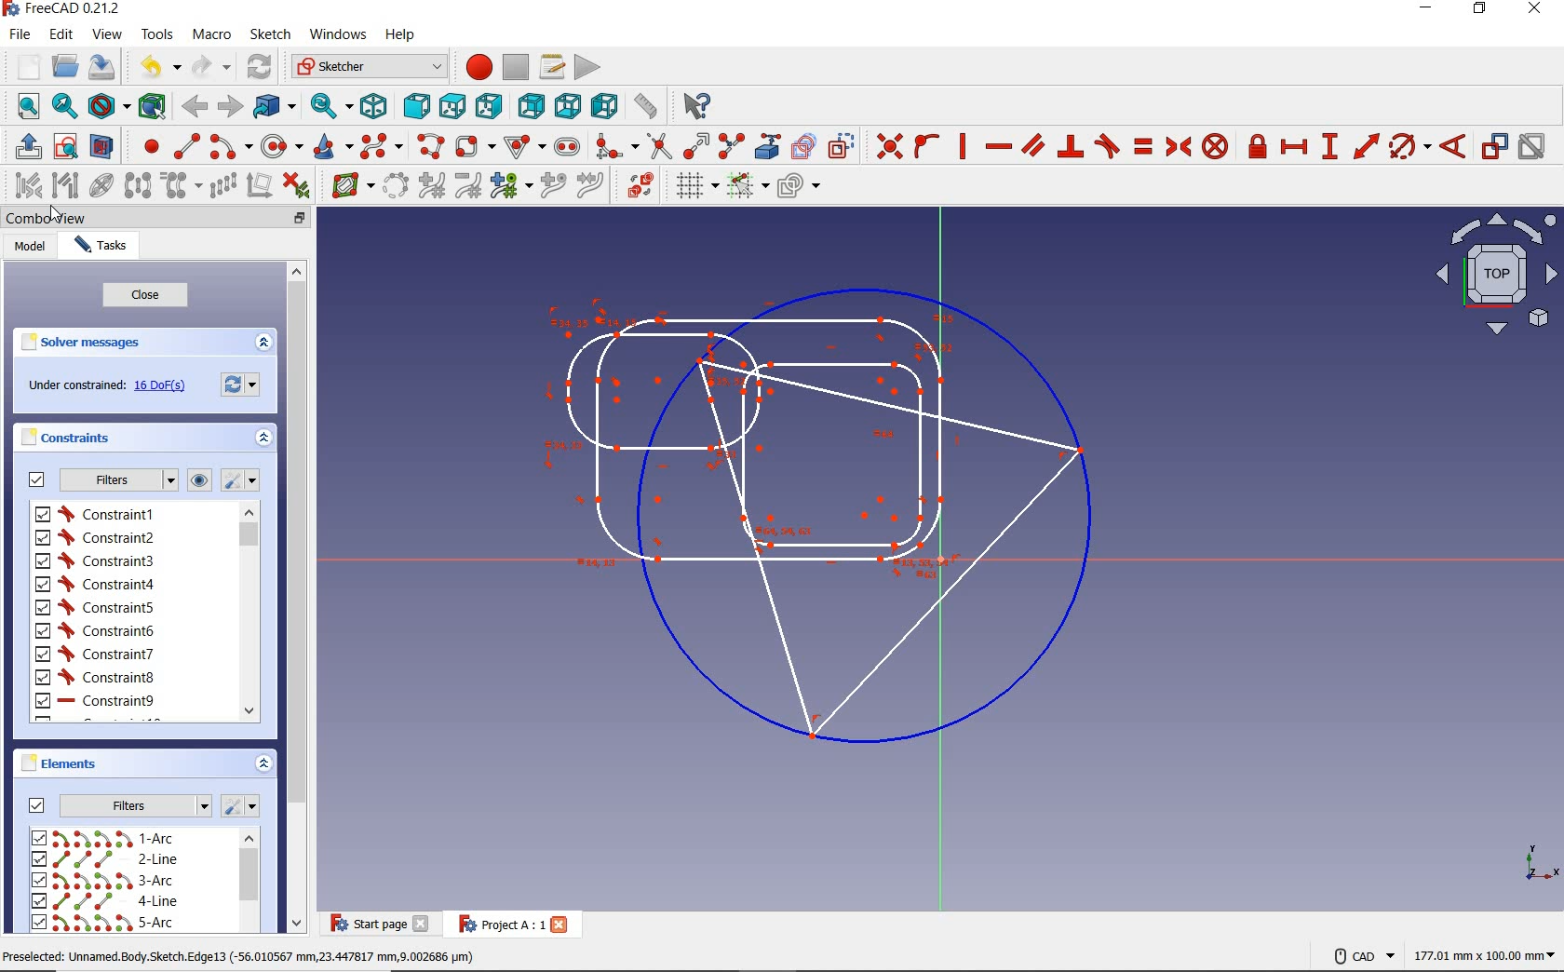  I want to click on scrollbar, so click(249, 882).